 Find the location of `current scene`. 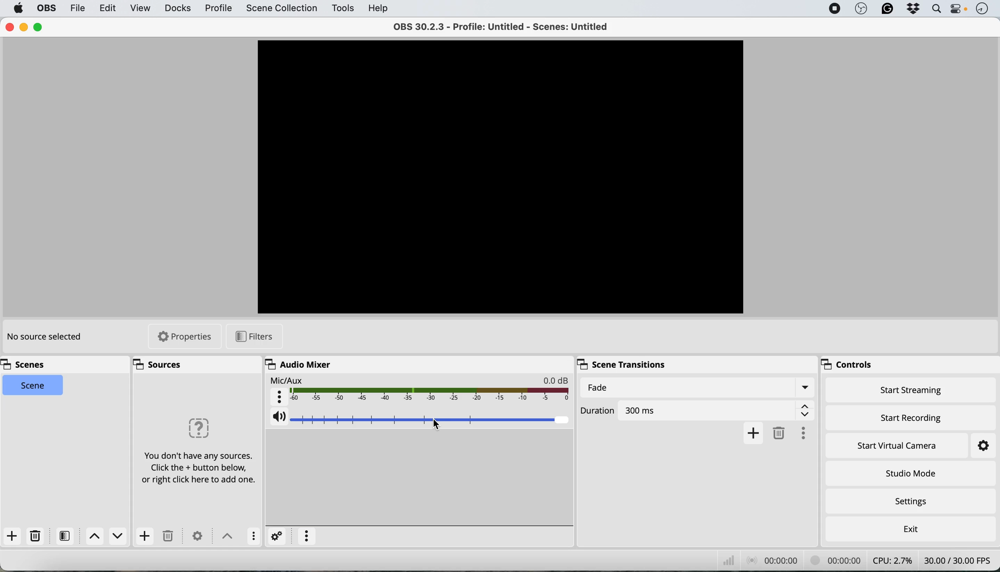

current scene is located at coordinates (32, 386).